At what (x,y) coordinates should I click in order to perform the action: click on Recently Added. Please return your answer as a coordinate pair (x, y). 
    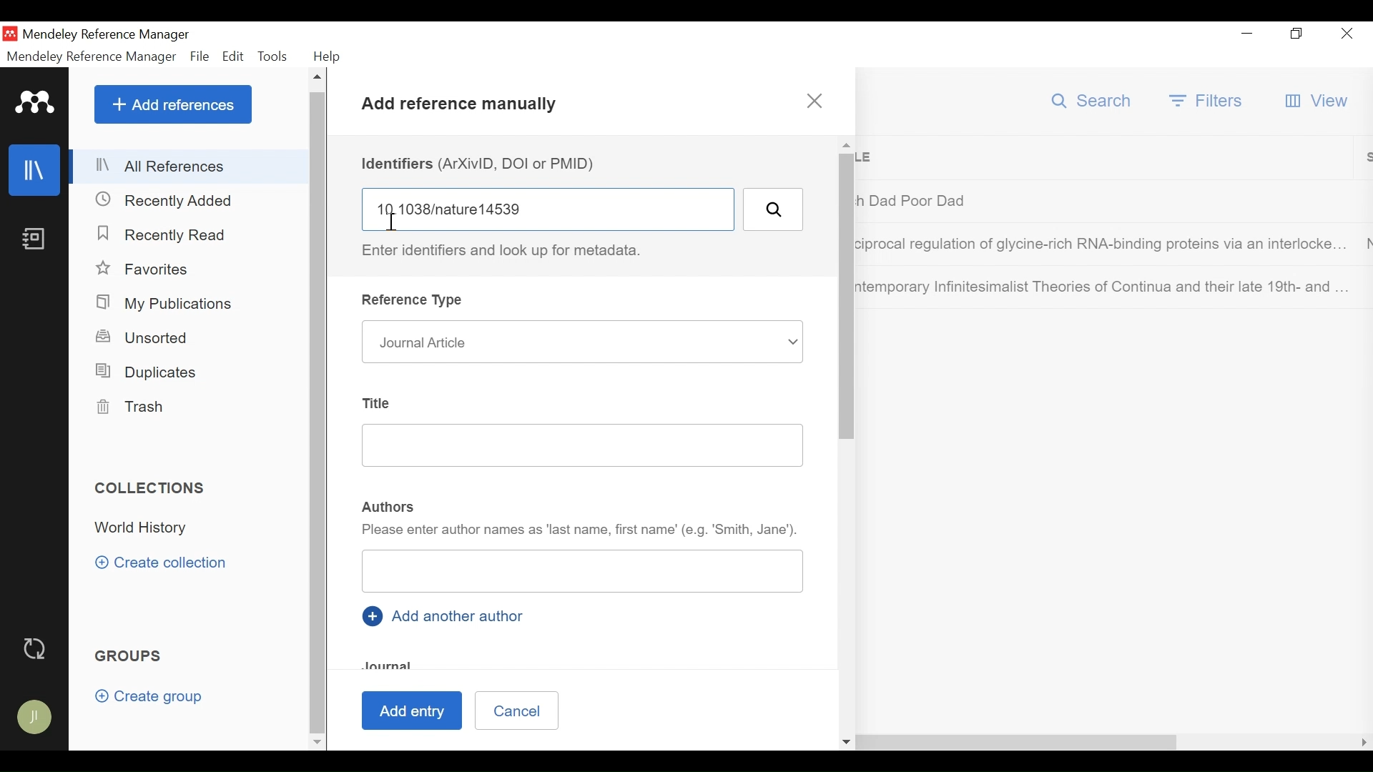
    Looking at the image, I should click on (171, 199).